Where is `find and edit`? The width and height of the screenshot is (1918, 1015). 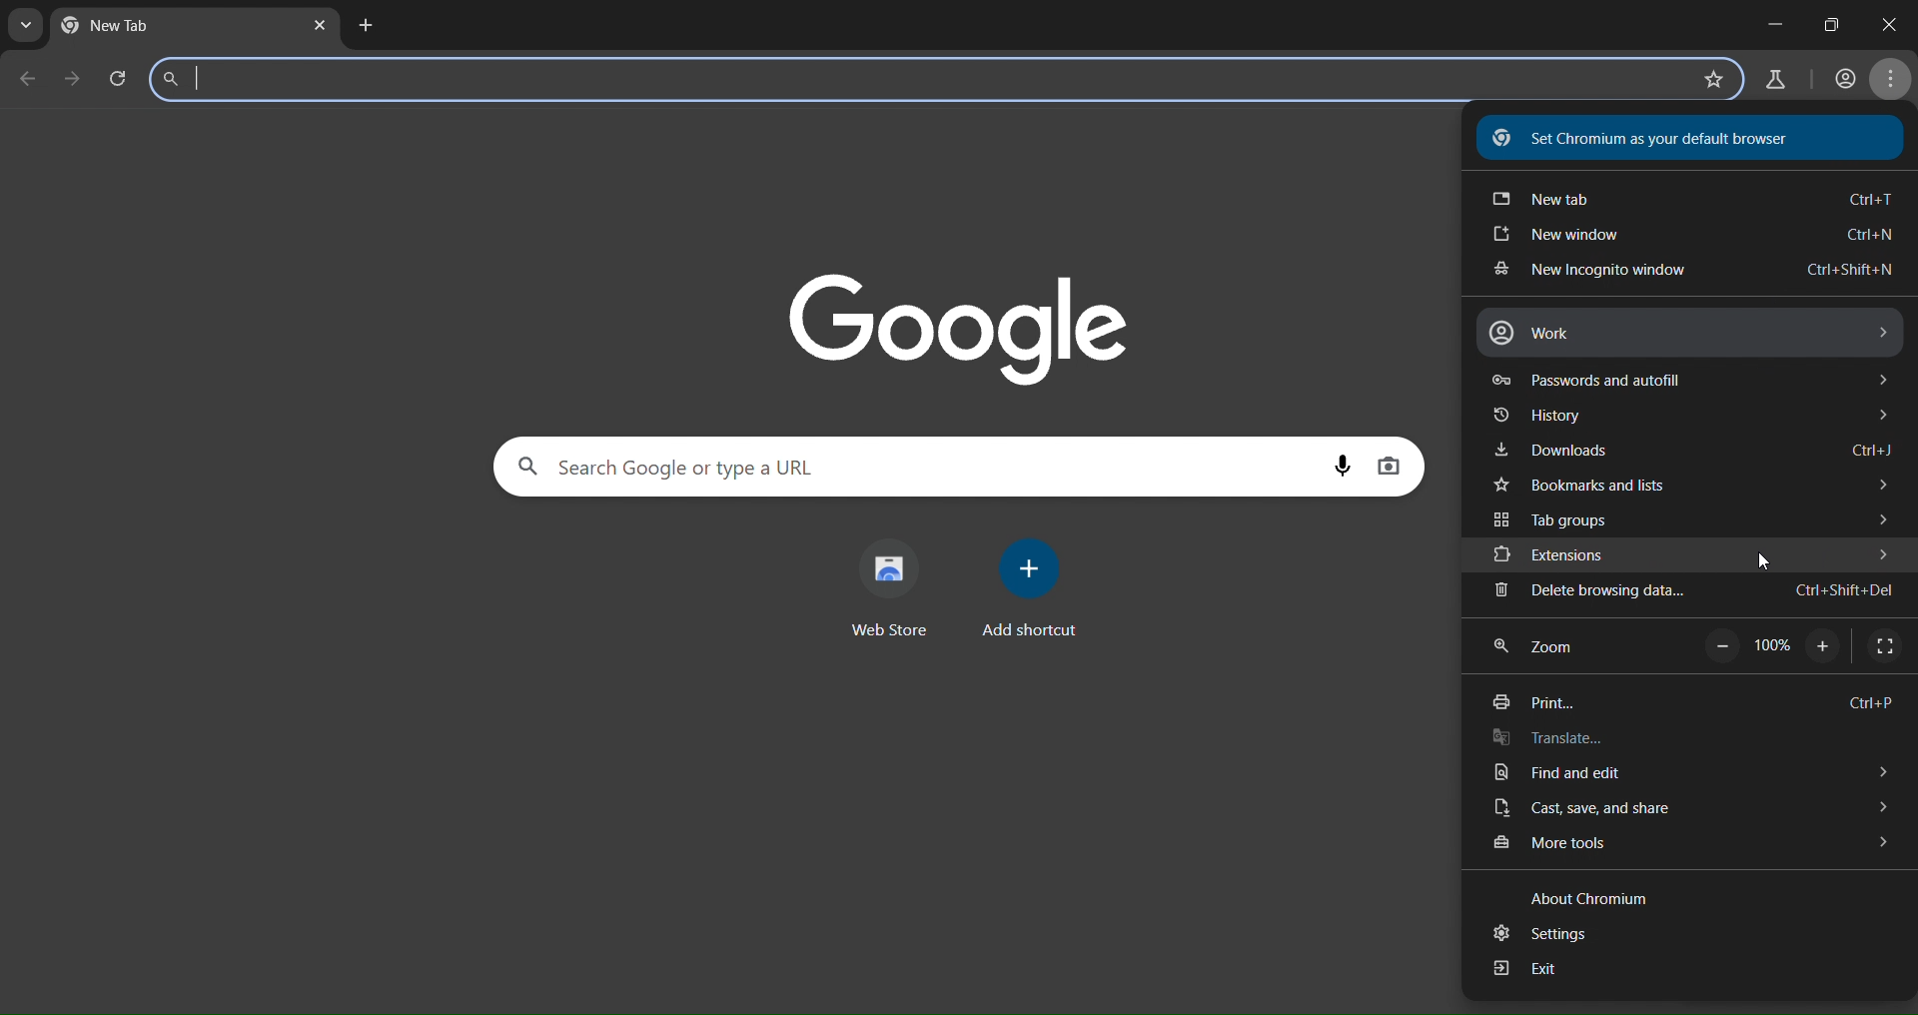 find and edit is located at coordinates (1700, 773).